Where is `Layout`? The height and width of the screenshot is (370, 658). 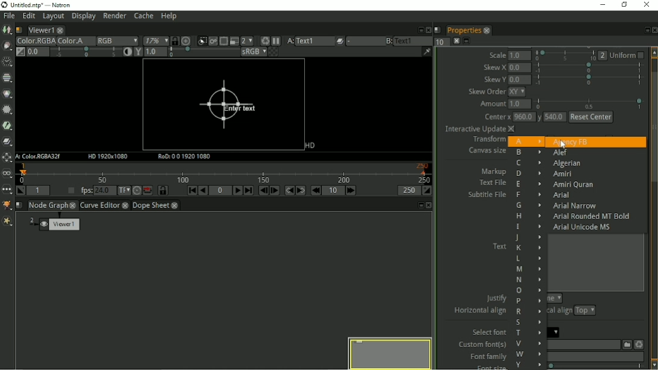 Layout is located at coordinates (52, 17).